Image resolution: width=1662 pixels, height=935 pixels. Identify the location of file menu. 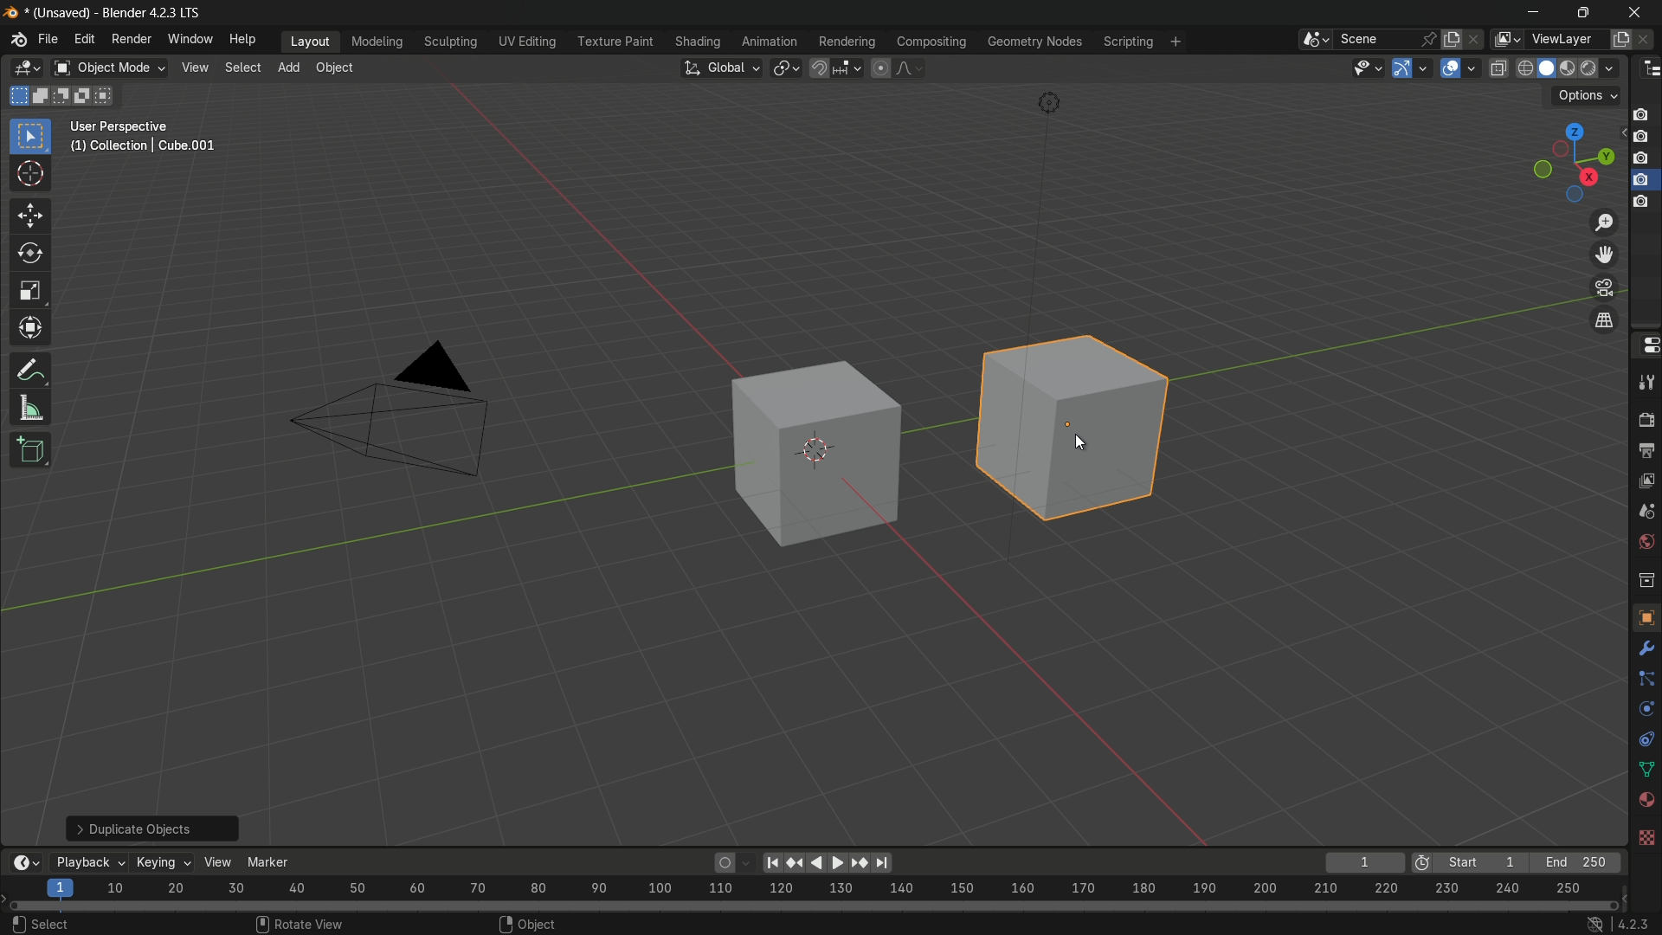
(48, 38).